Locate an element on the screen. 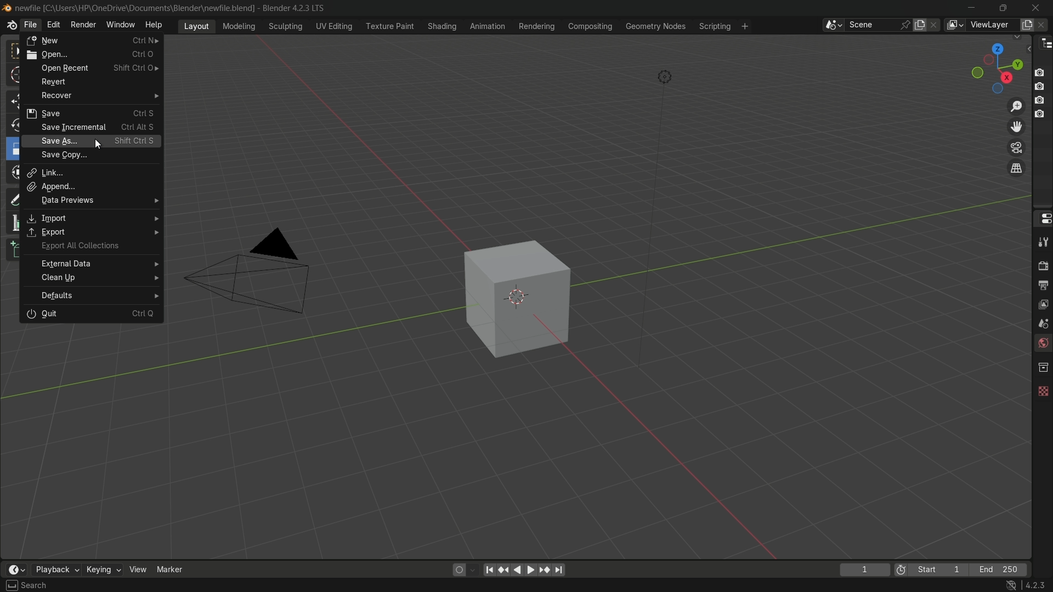 This screenshot has height=592, width=1053. zoom in/out is located at coordinates (1017, 105).